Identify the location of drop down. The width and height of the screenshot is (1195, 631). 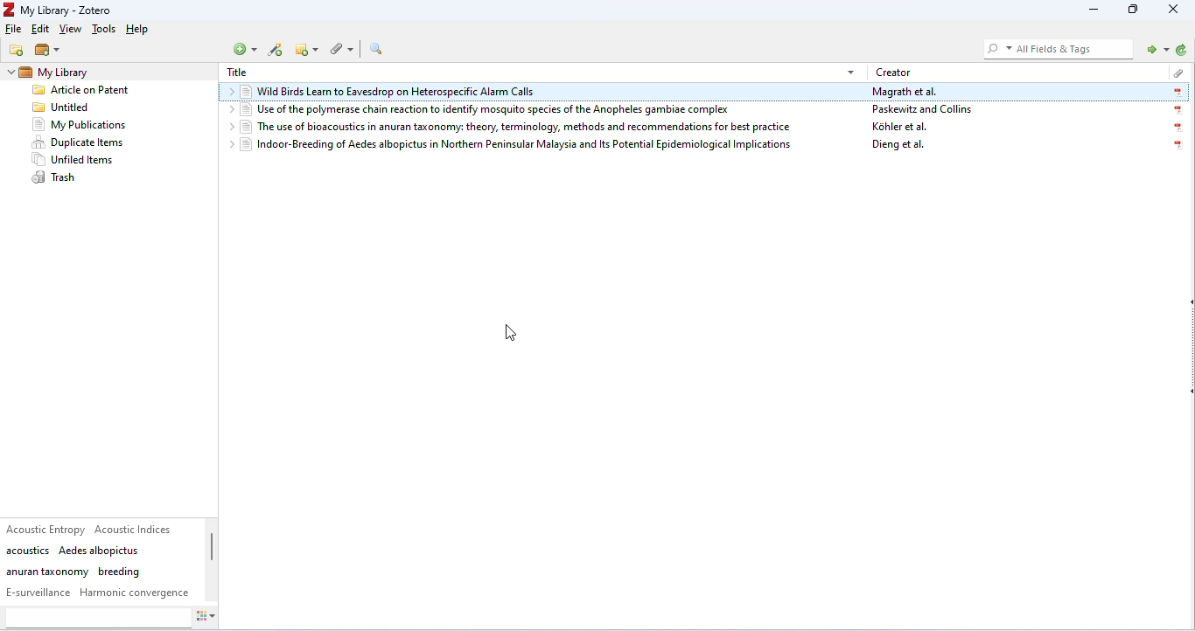
(227, 145).